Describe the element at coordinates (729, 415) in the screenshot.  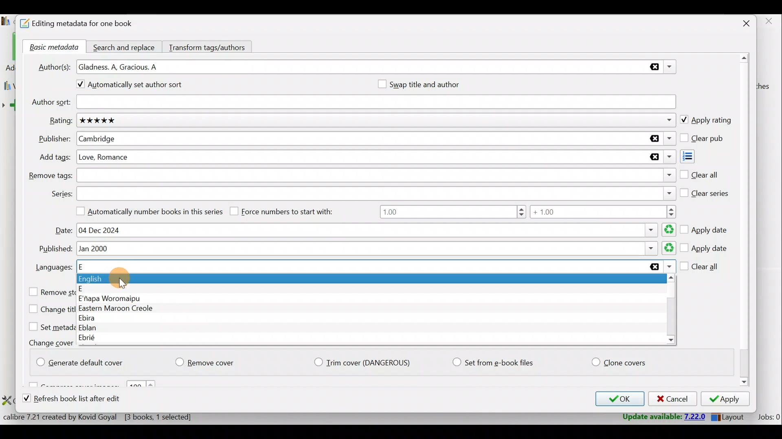
I see `Layout` at that location.